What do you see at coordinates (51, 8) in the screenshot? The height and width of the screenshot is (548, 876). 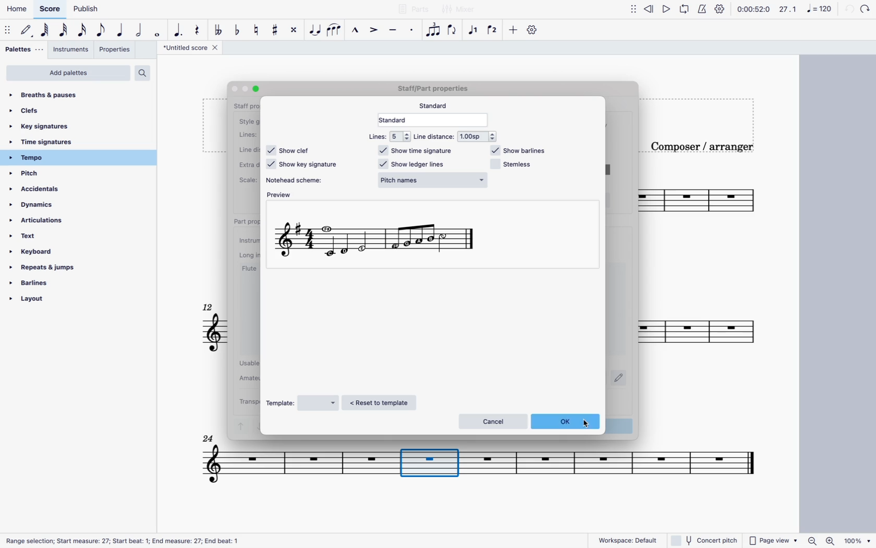 I see `score` at bounding box center [51, 8].